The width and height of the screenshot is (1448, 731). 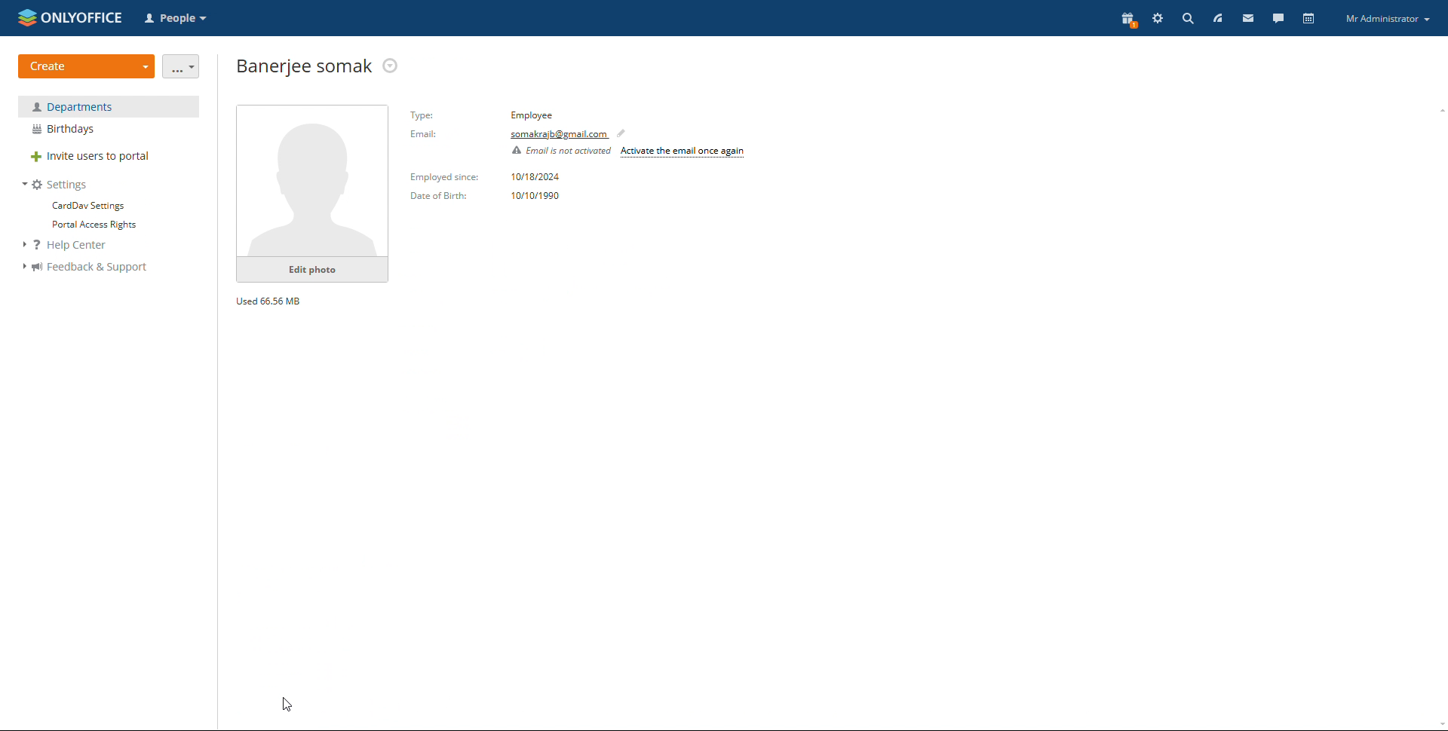 I want to click on actions, so click(x=391, y=66).